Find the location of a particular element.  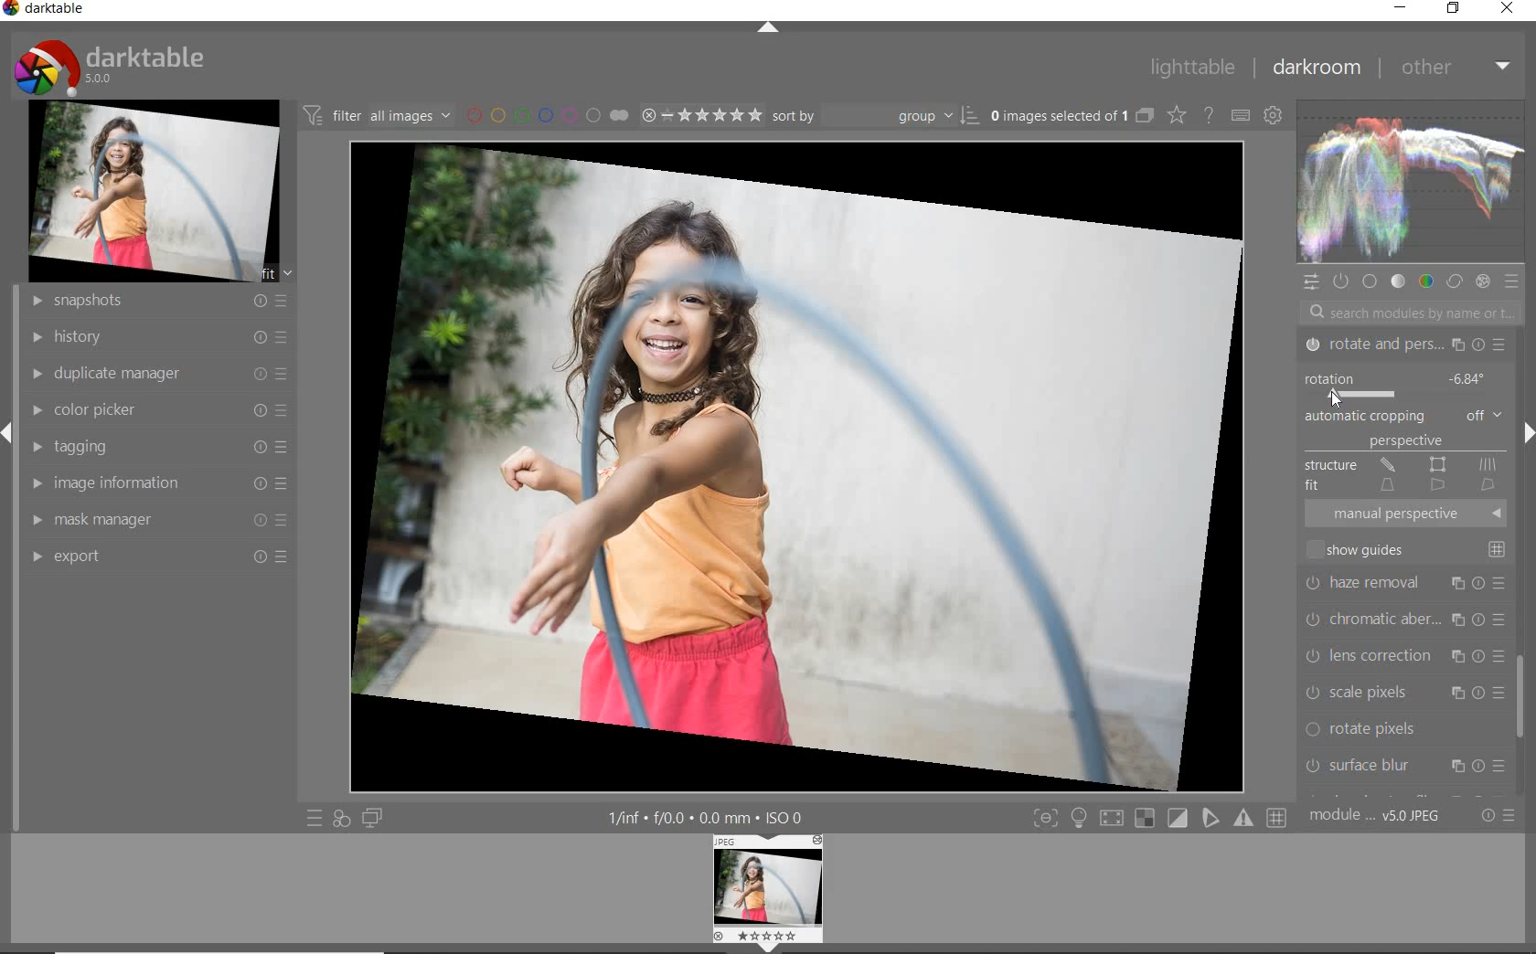

expand/collapse is located at coordinates (766, 29).